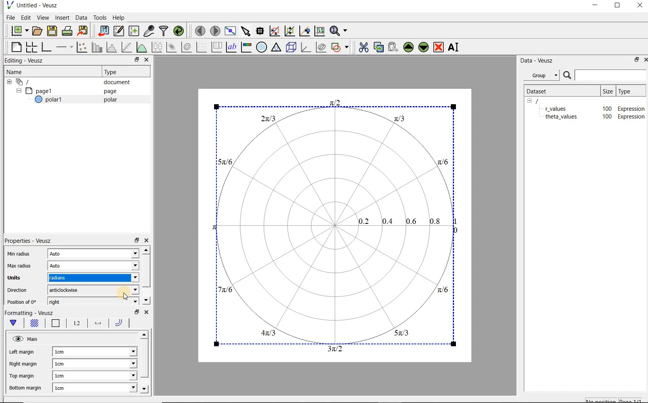 Image resolution: width=648 pixels, height=403 pixels. Describe the element at coordinates (335, 228) in the screenshot. I see `Polar graph` at that location.